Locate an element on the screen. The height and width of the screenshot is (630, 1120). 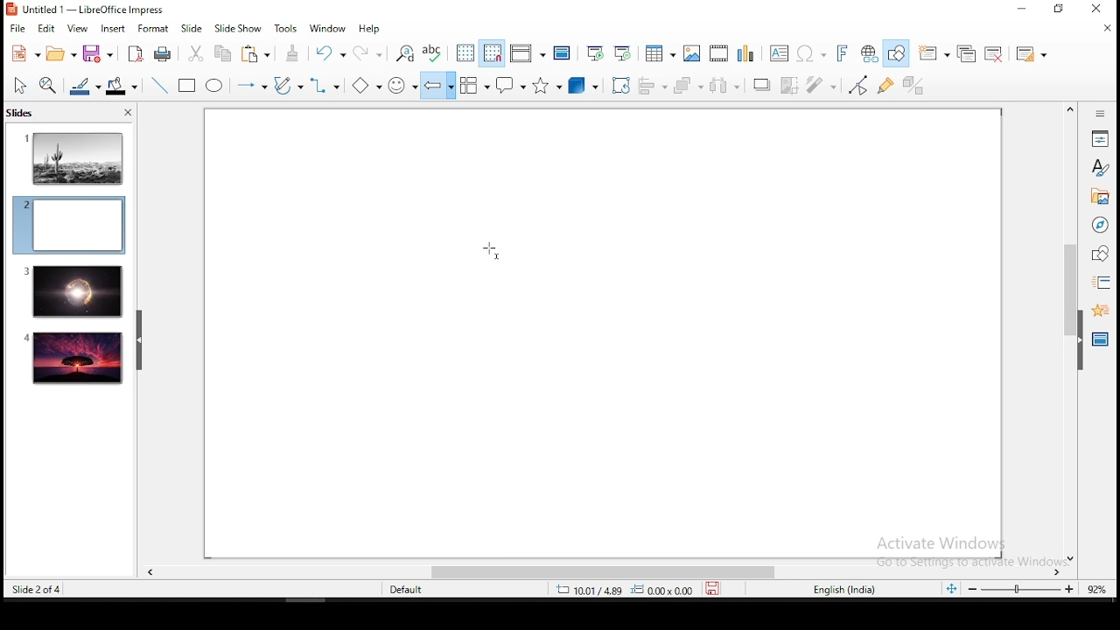
tools is located at coordinates (287, 29).